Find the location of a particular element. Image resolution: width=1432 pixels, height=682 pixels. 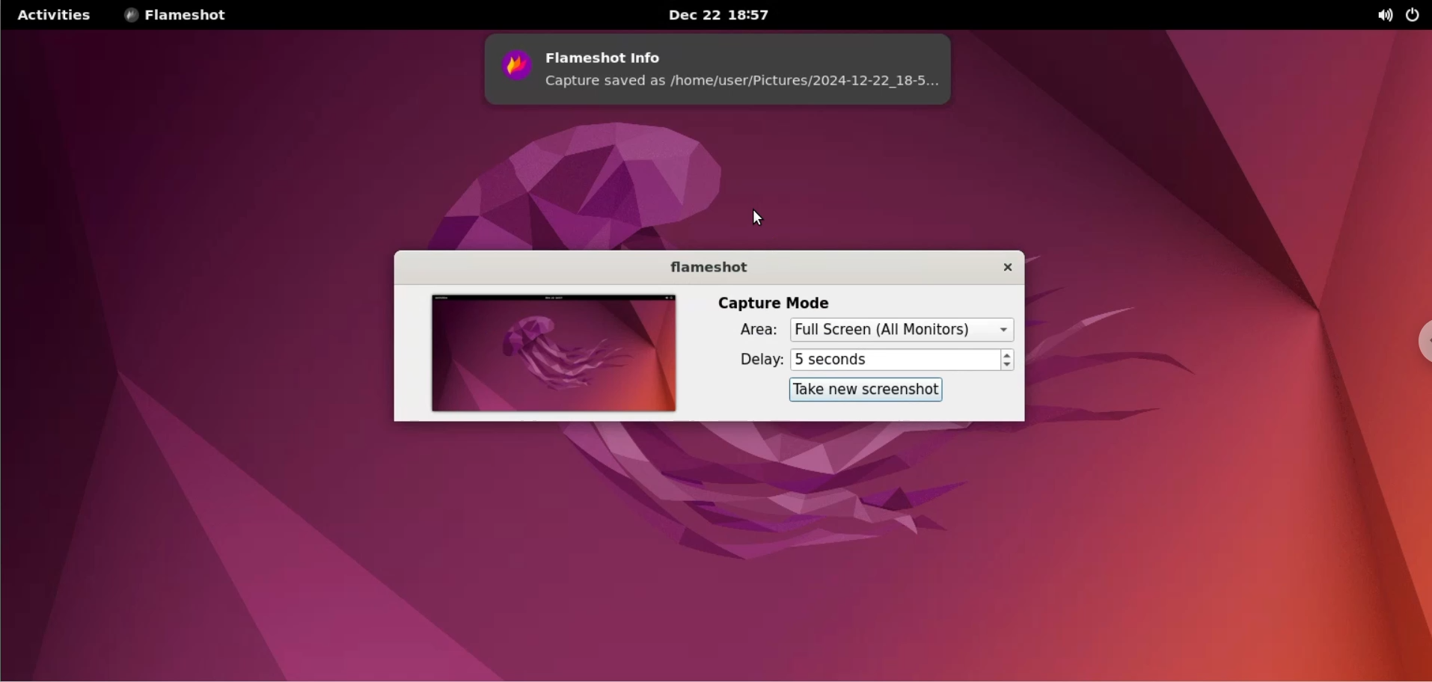

Date and time is located at coordinates (722, 16).